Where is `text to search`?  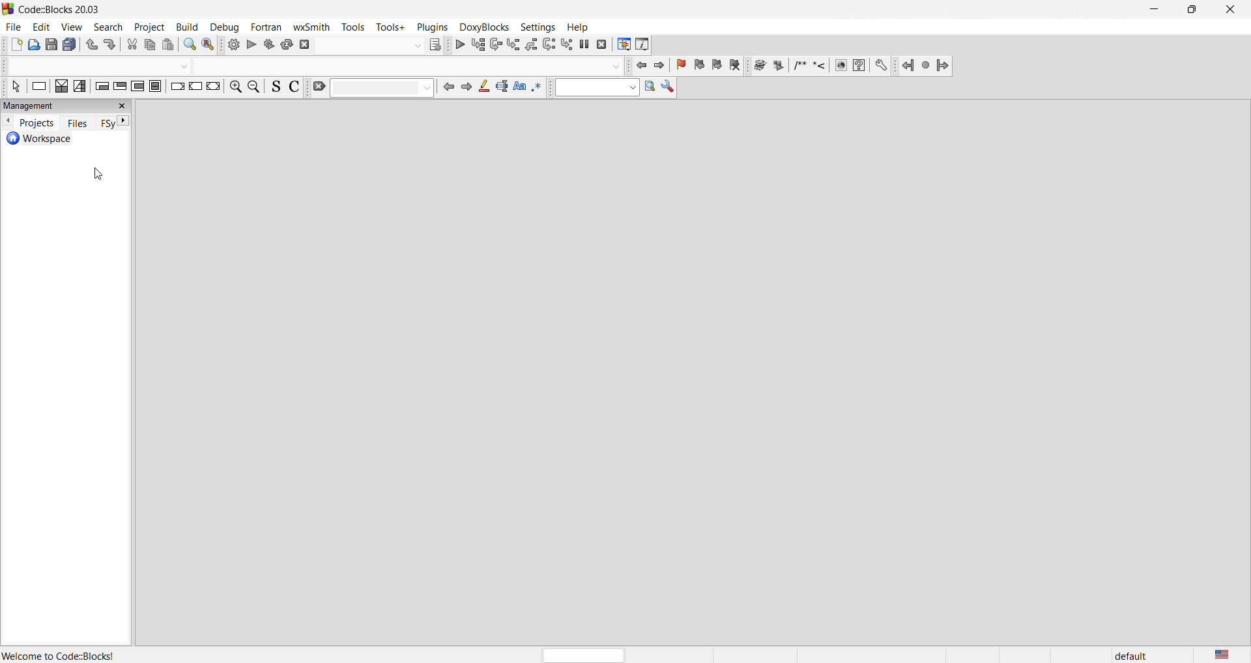
text to search is located at coordinates (594, 88).